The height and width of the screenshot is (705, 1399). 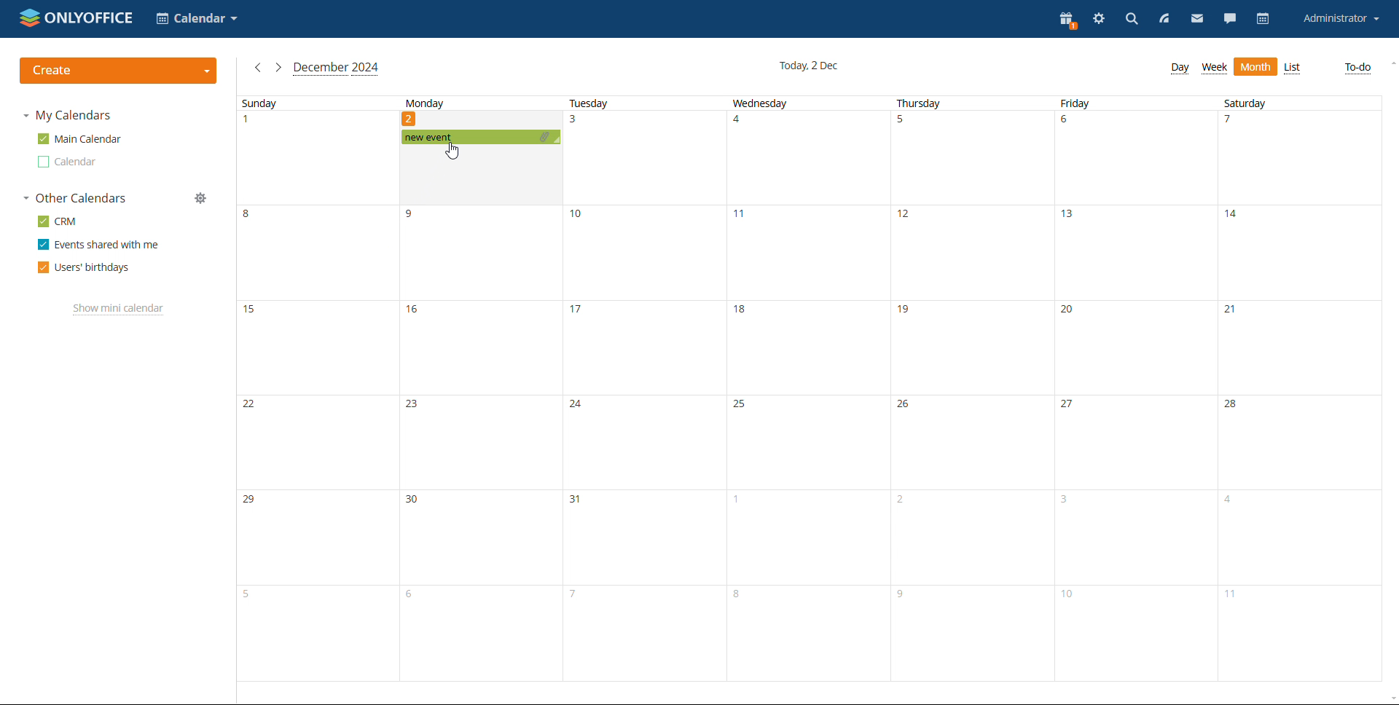 What do you see at coordinates (1075, 103) in the screenshot?
I see `Friday` at bounding box center [1075, 103].